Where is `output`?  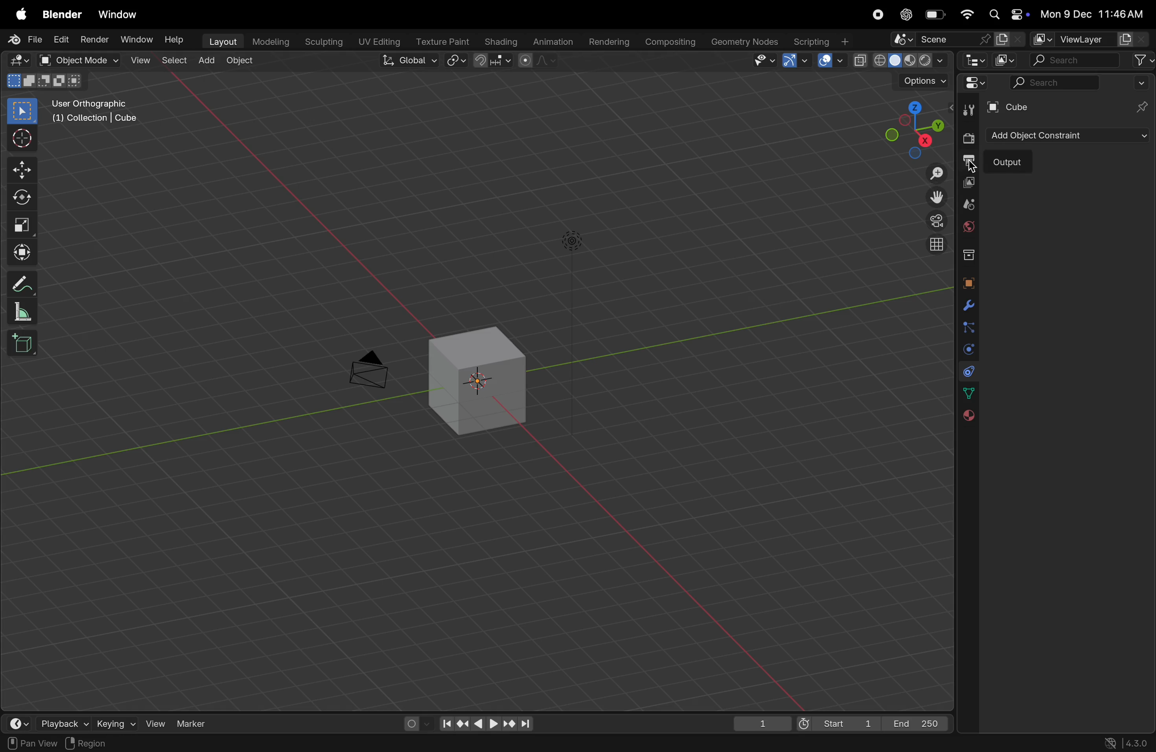
output is located at coordinates (969, 162).